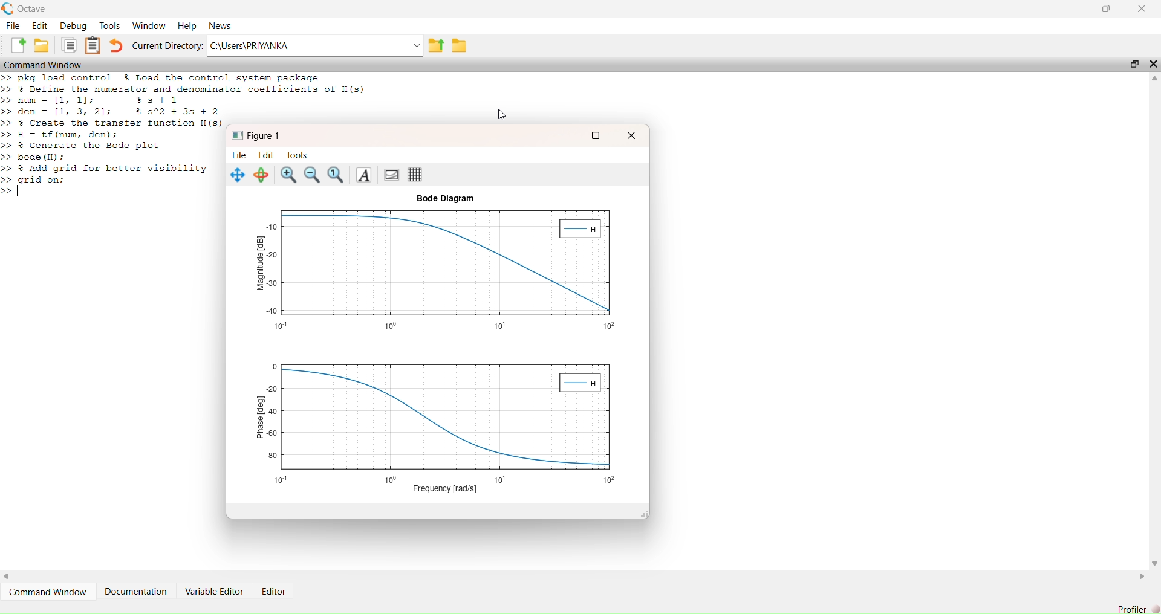  Describe the element at coordinates (392, 175) in the screenshot. I see `Toggle current axes visibility` at that location.